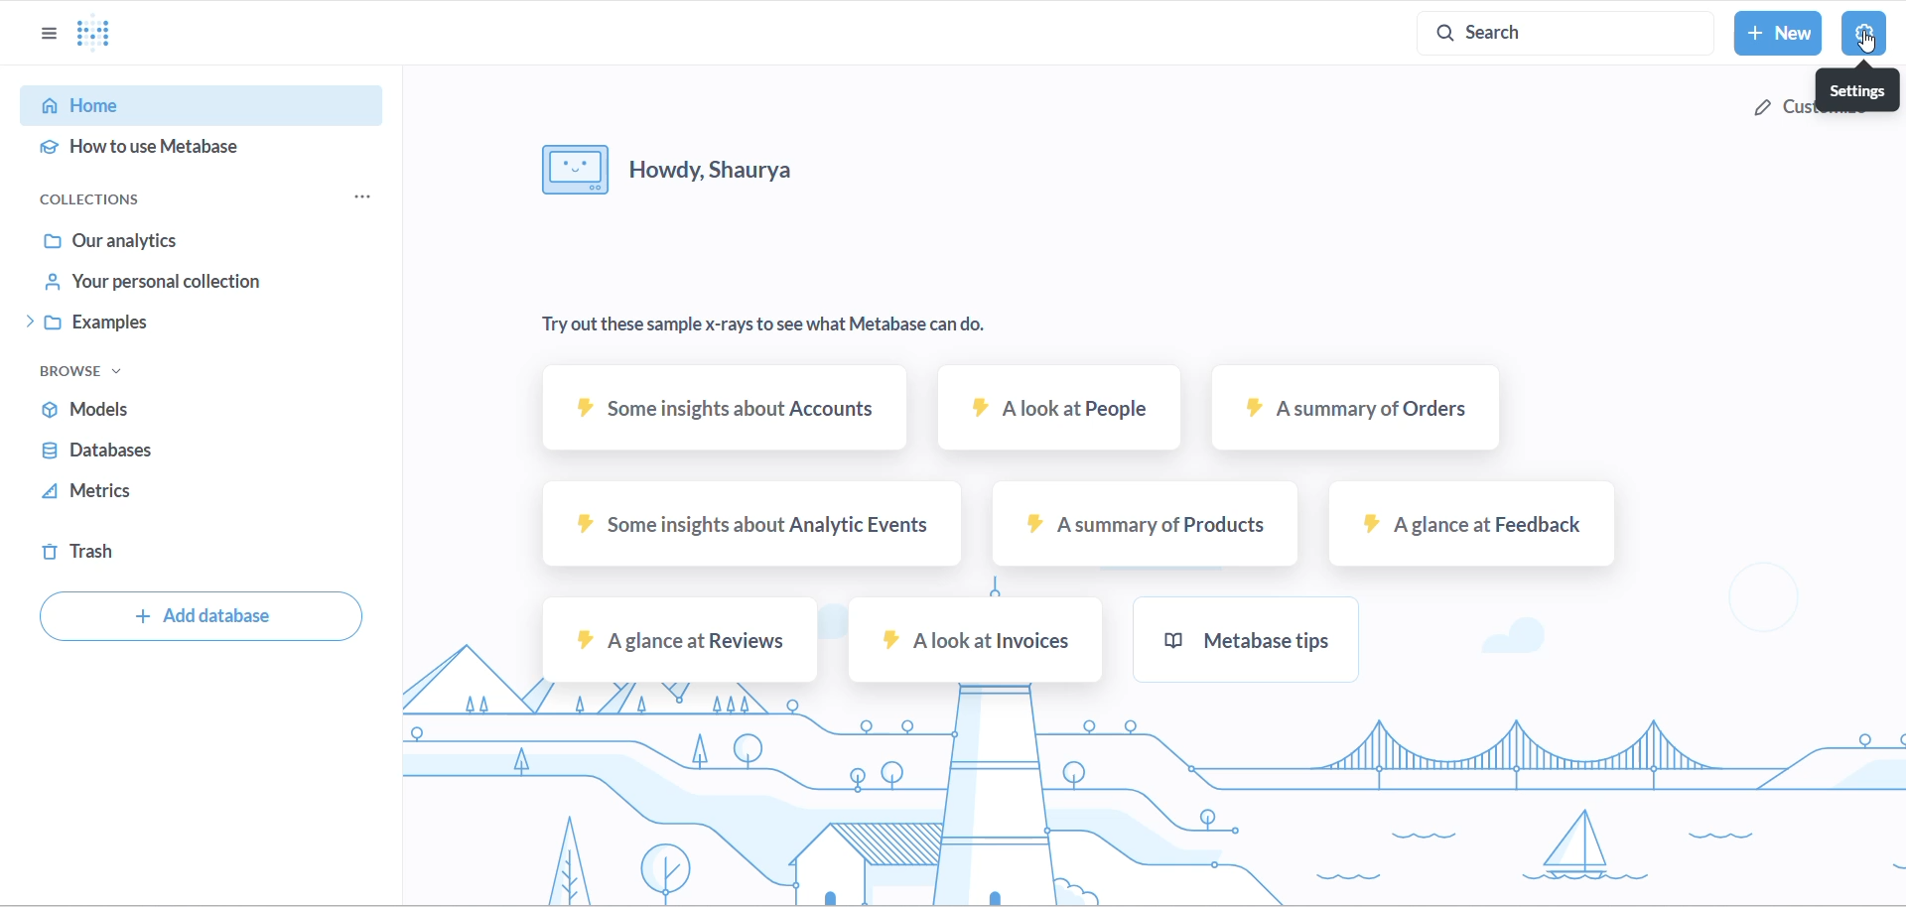 This screenshot has height=907, width=1906. What do you see at coordinates (1857, 90) in the screenshot?
I see `settings` at bounding box center [1857, 90].